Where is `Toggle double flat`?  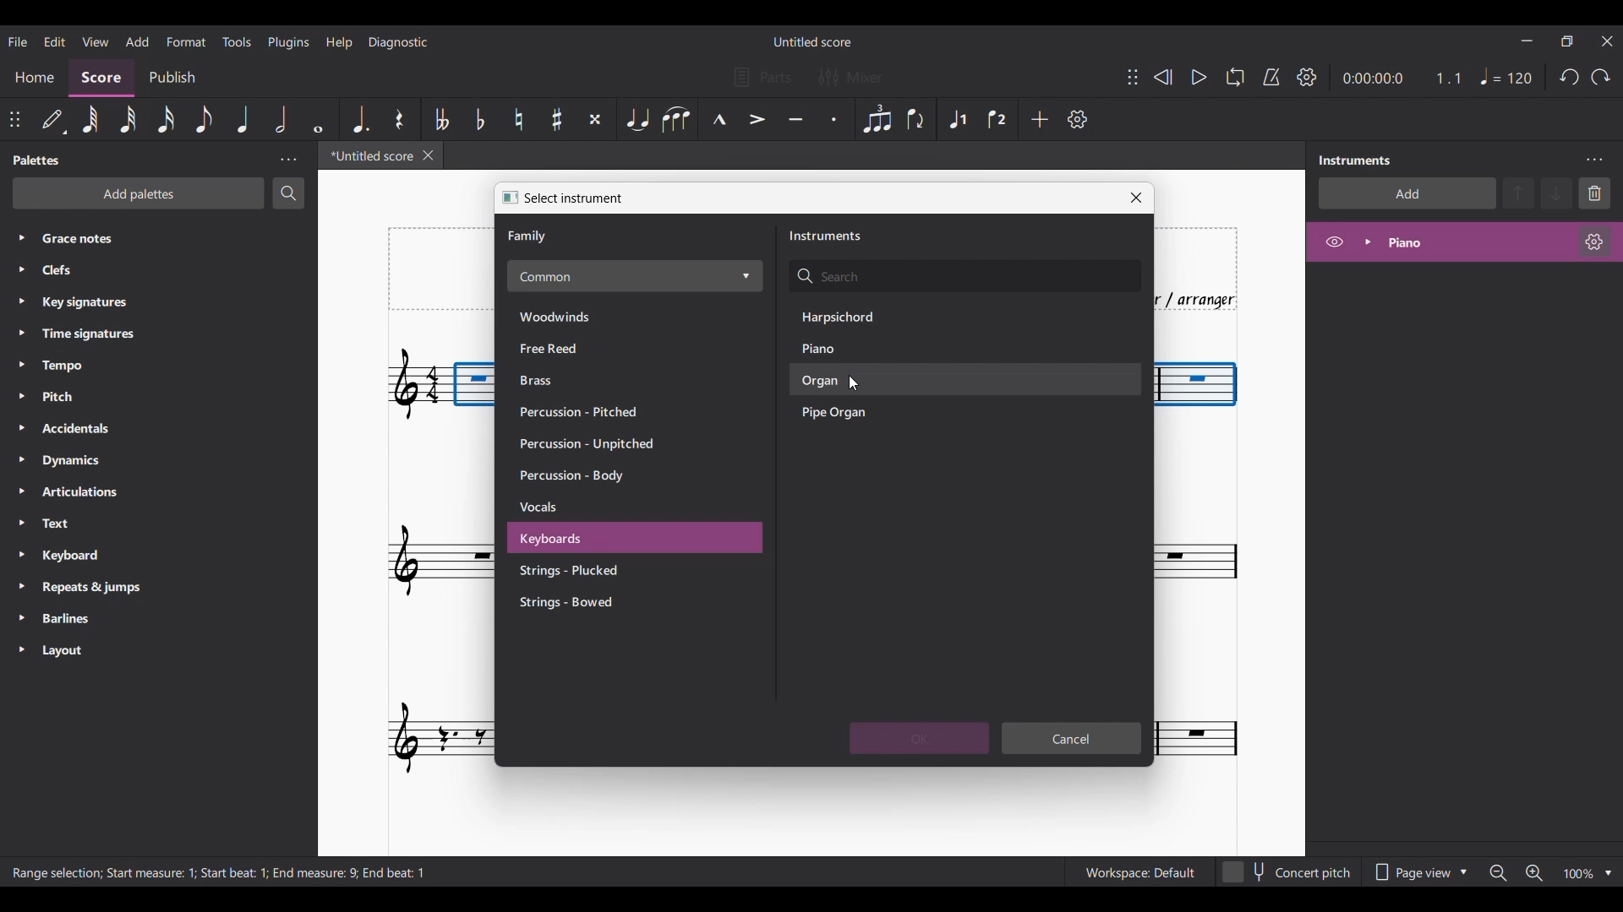 Toggle double flat is located at coordinates (442, 119).